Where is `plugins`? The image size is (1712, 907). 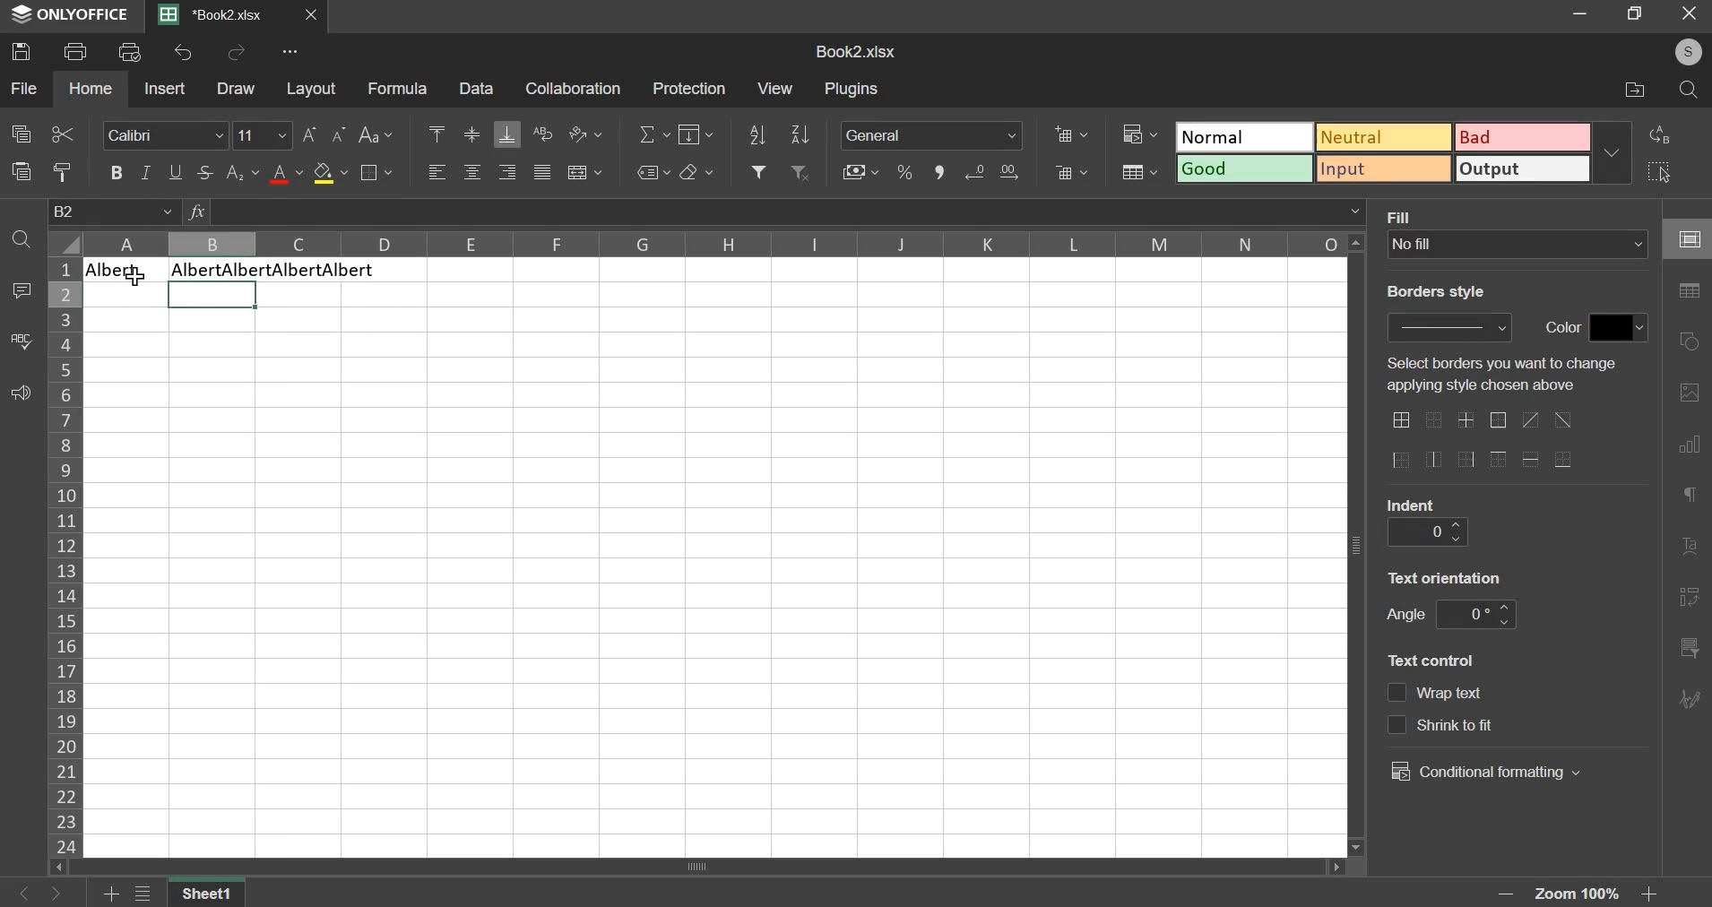
plugins is located at coordinates (853, 90).